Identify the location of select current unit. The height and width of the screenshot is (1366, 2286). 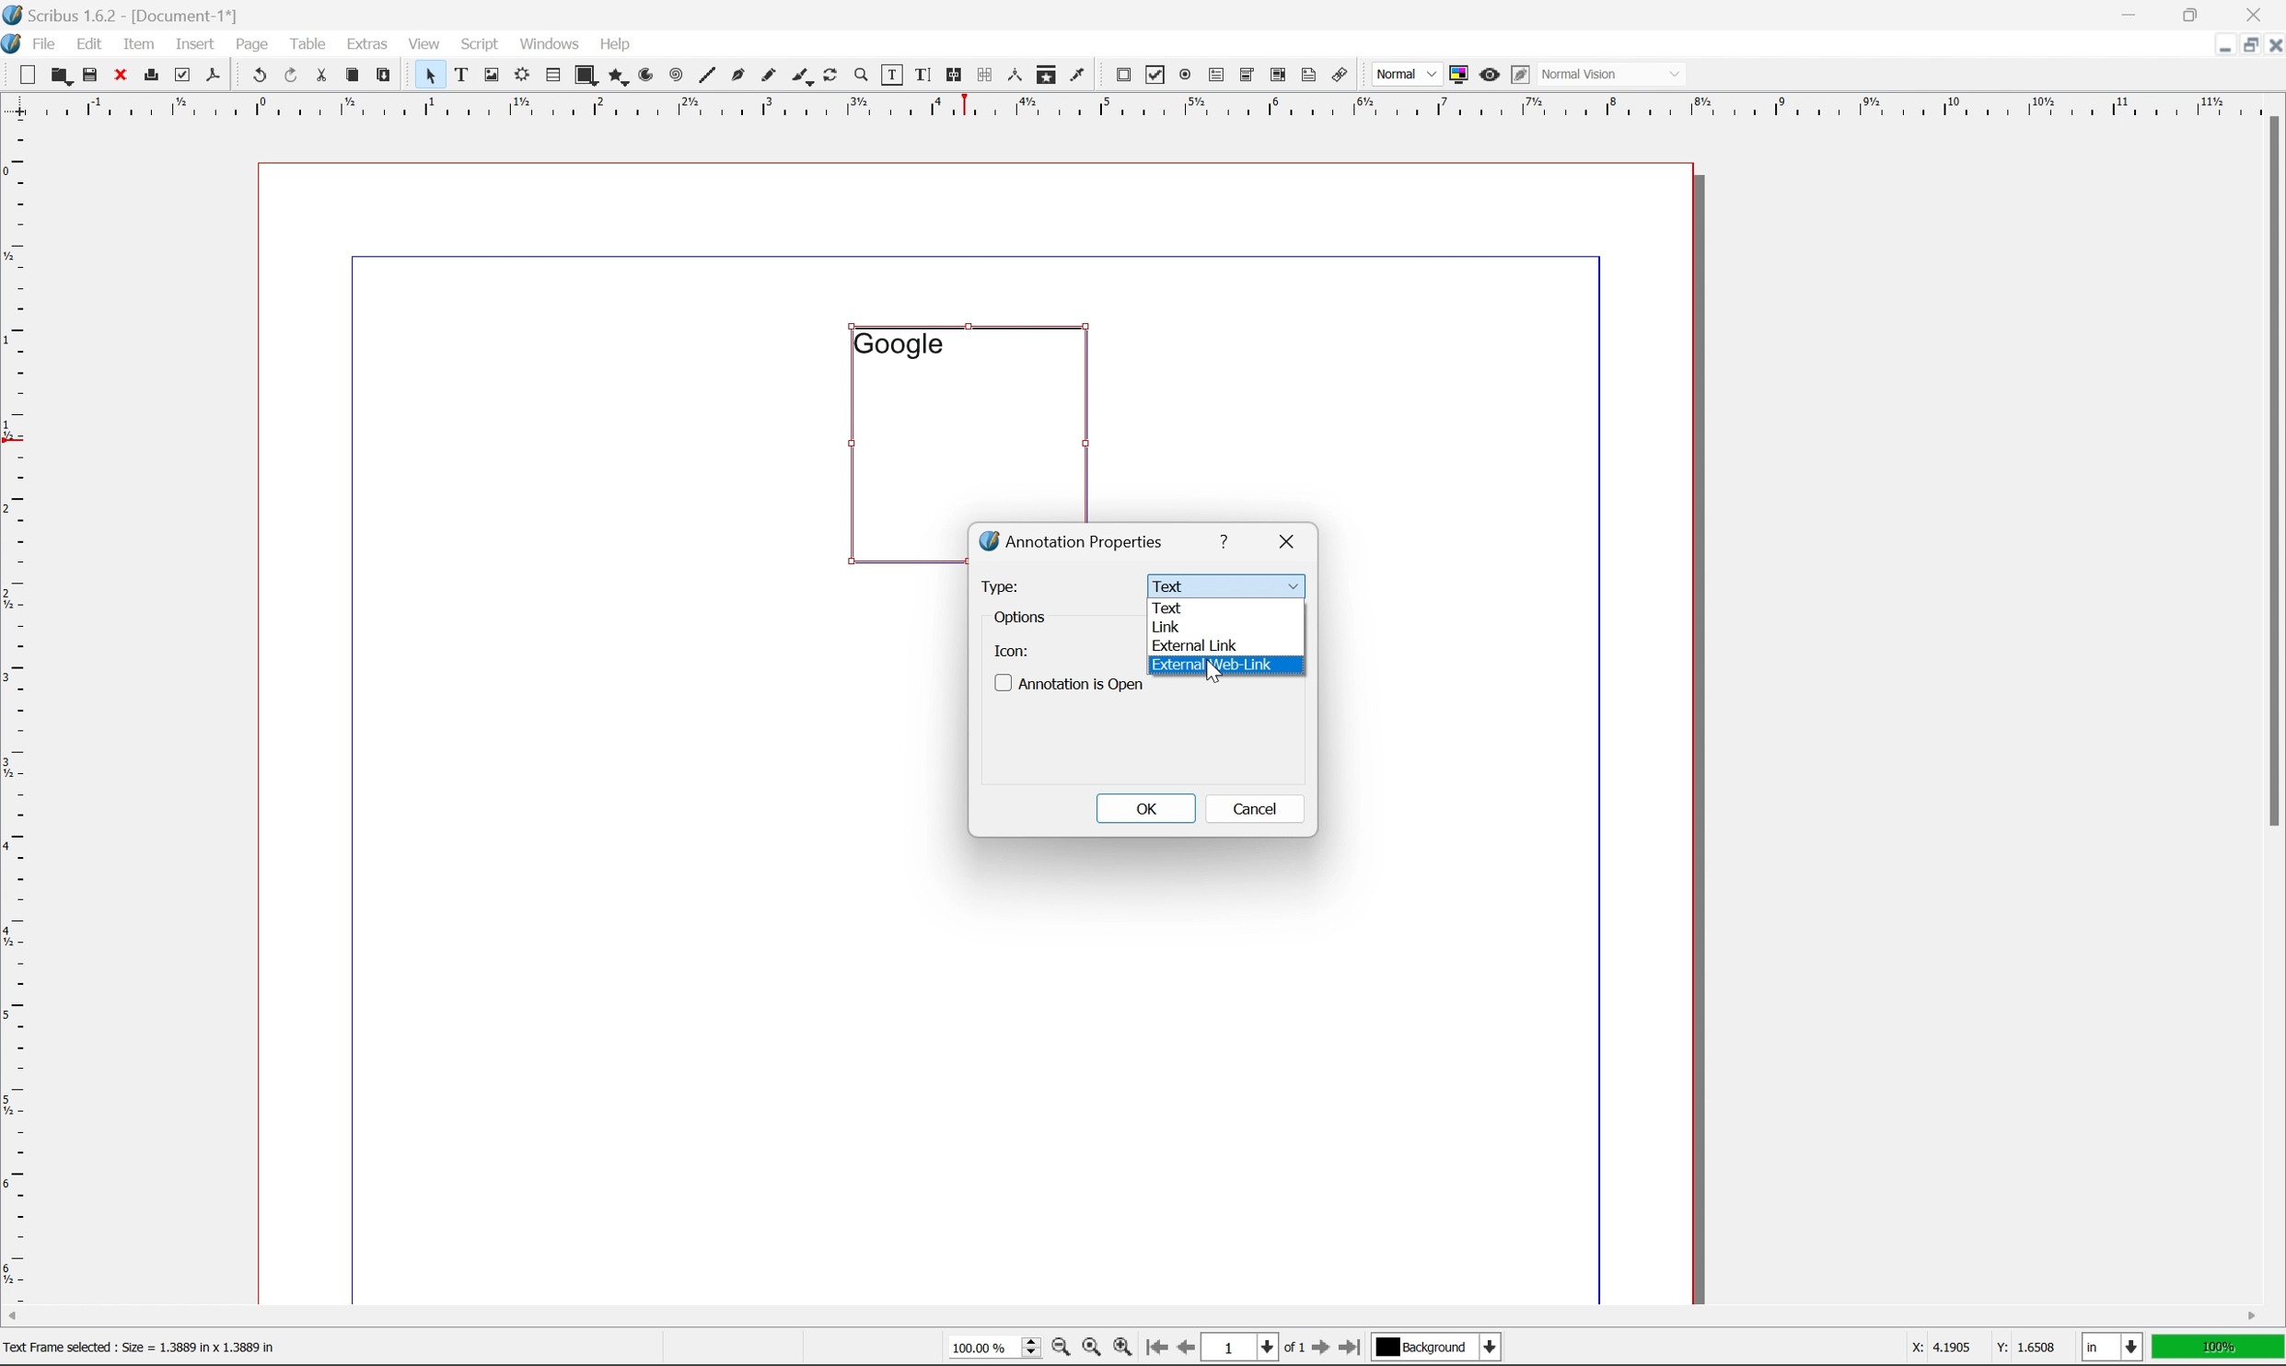
(2115, 1349).